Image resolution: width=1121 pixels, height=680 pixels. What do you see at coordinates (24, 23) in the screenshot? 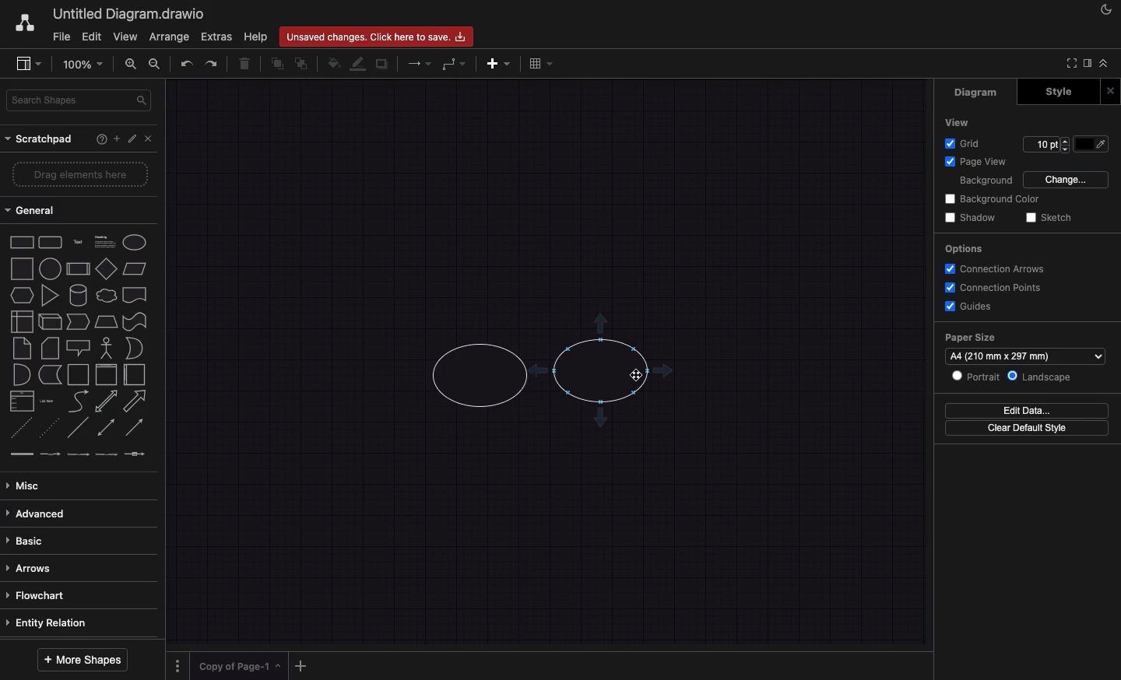
I see `draw.io logo` at bounding box center [24, 23].